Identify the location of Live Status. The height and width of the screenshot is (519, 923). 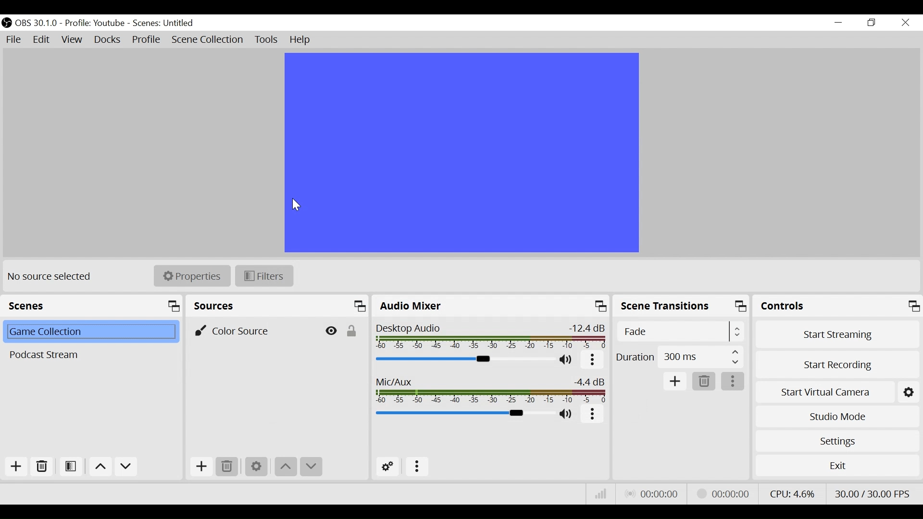
(653, 494).